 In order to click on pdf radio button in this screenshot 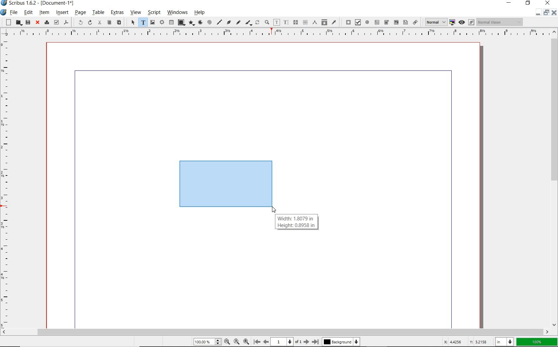, I will do `click(367, 22)`.